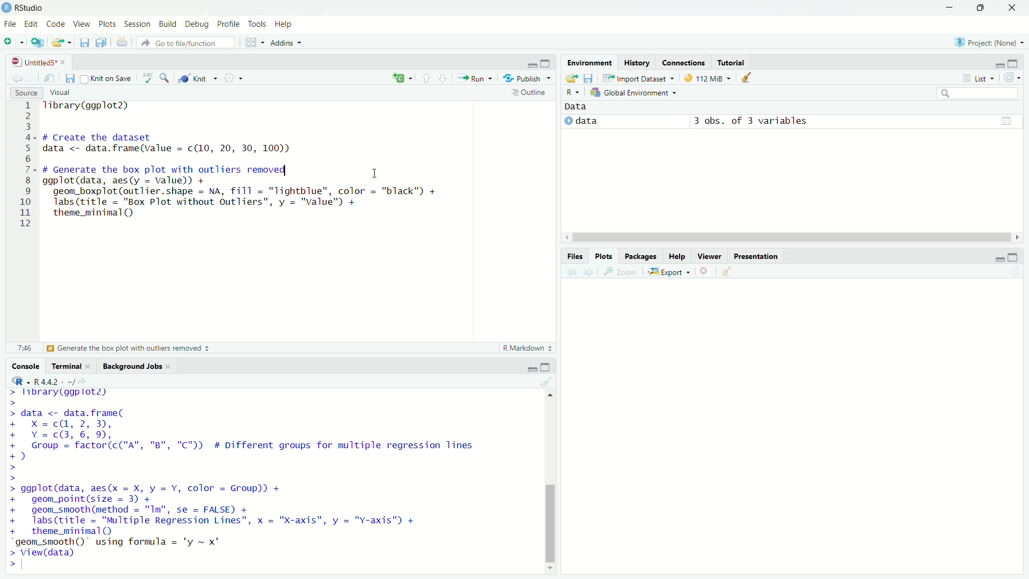 The width and height of the screenshot is (1029, 579). What do you see at coordinates (570, 91) in the screenshot?
I see `R` at bounding box center [570, 91].